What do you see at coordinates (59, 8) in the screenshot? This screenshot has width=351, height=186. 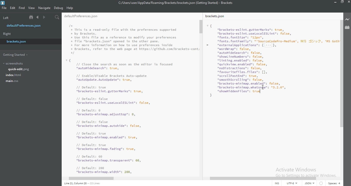 I see `Debug` at bounding box center [59, 8].